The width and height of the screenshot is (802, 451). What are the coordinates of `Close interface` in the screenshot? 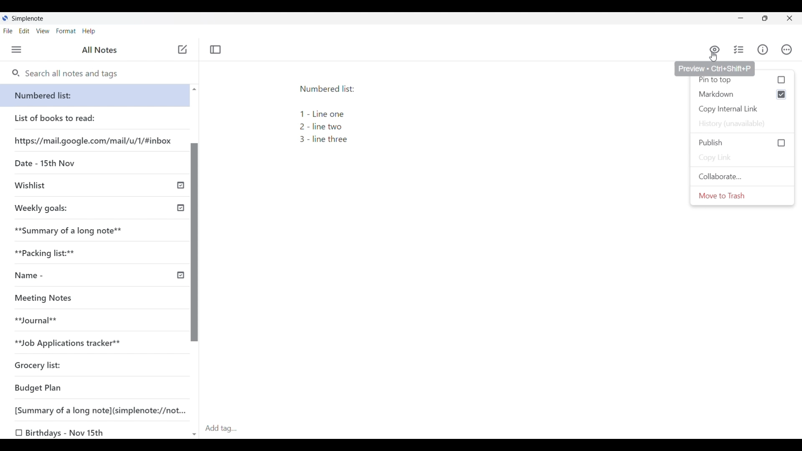 It's located at (789, 18).